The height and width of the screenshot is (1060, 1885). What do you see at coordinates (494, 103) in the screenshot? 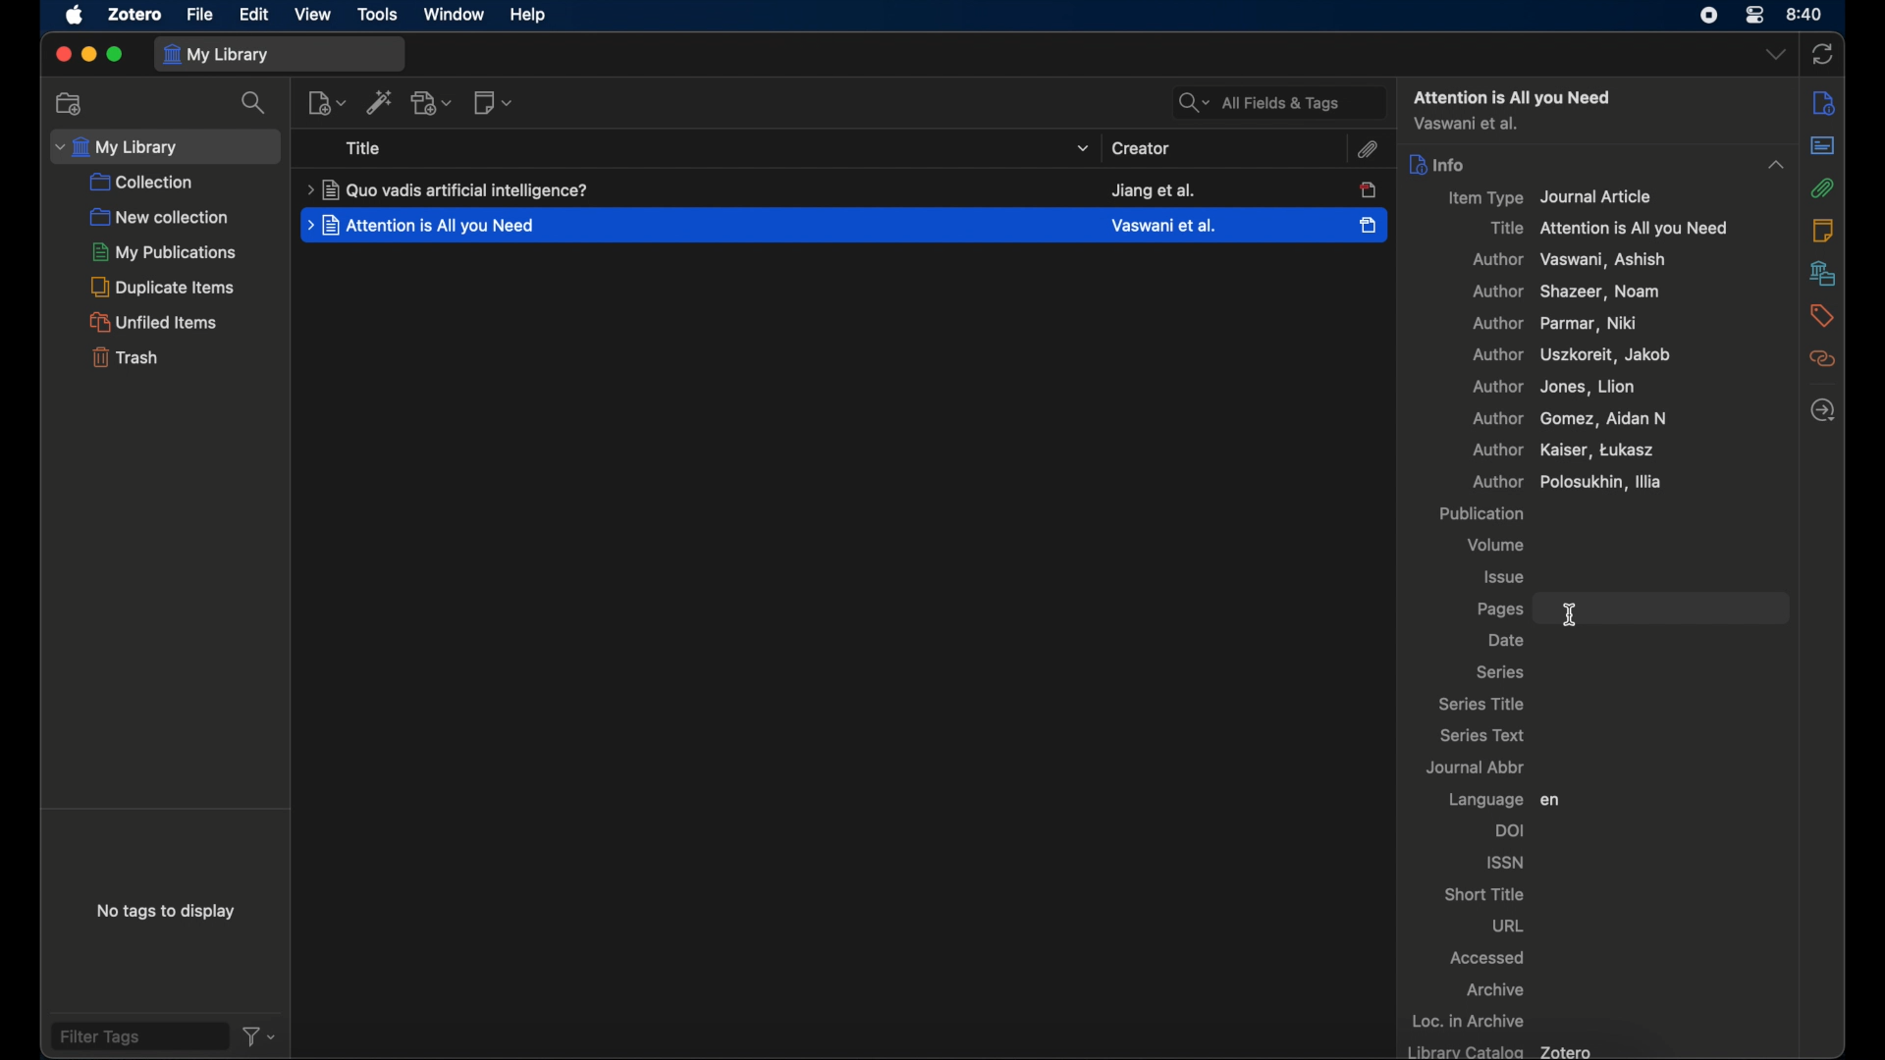
I see `new notes` at bounding box center [494, 103].